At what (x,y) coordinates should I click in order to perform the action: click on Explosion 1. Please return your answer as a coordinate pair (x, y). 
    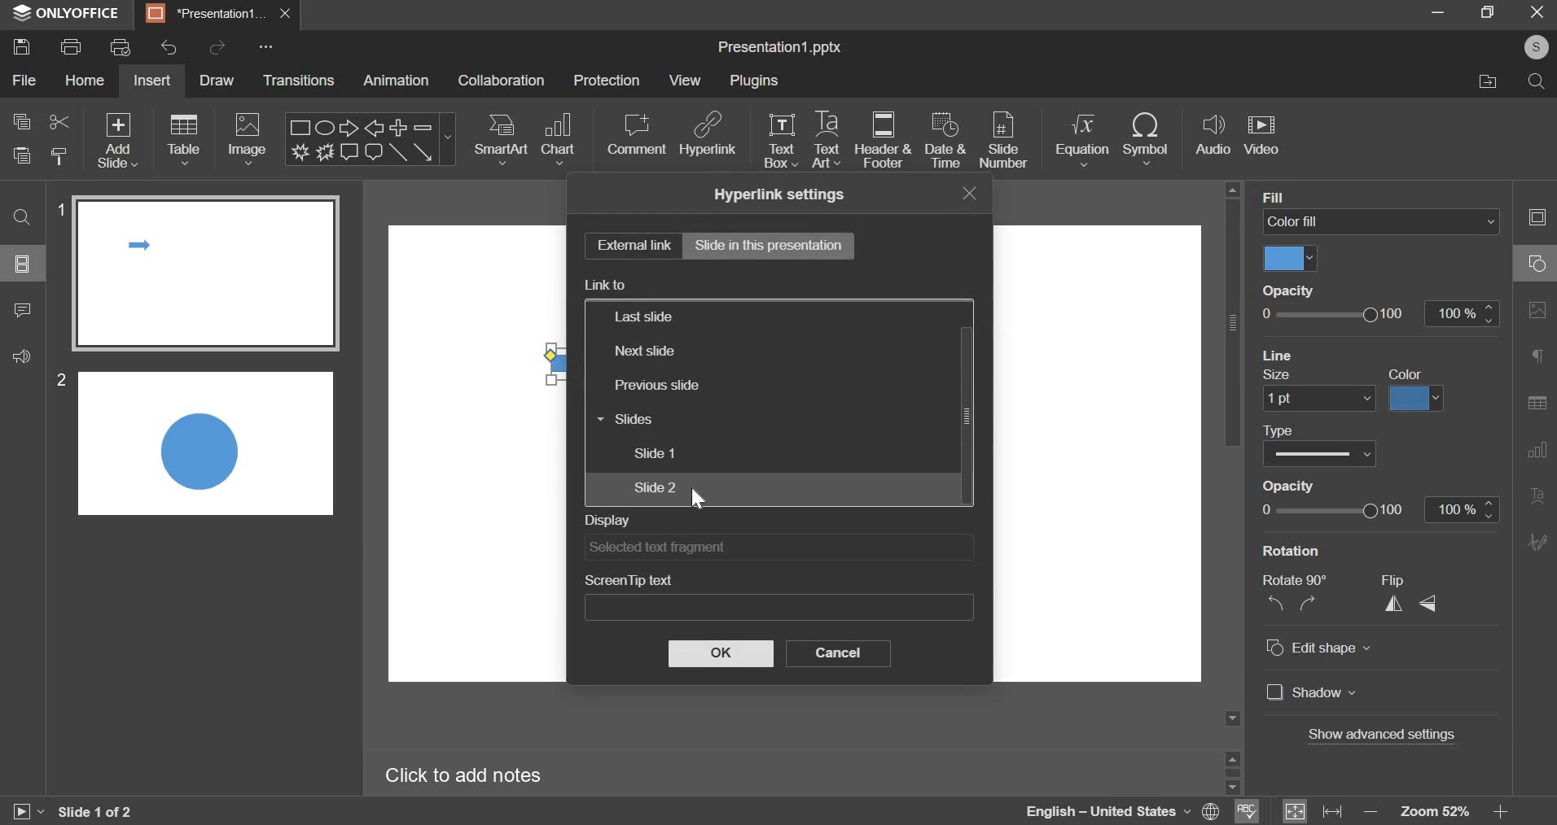
    Looking at the image, I should click on (299, 151).